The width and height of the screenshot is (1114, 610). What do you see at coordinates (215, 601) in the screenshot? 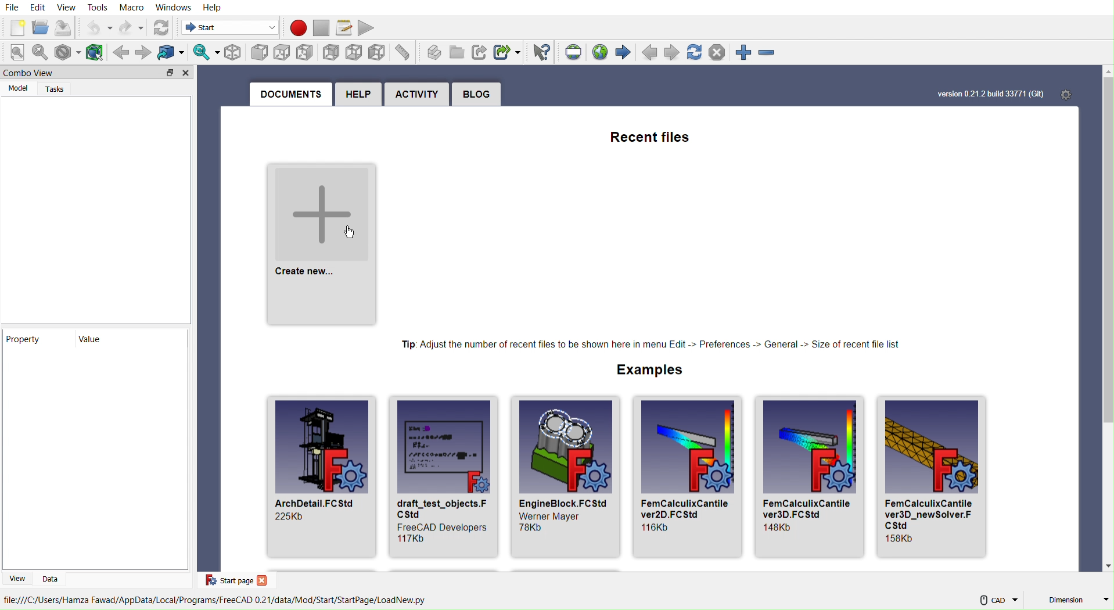
I see `file:///C:/Users/Hamza Fawad/AppData/Local/Programs/FreeCAD 0.21/data/Mod/Start/StartPage/LoadNew.py` at bounding box center [215, 601].